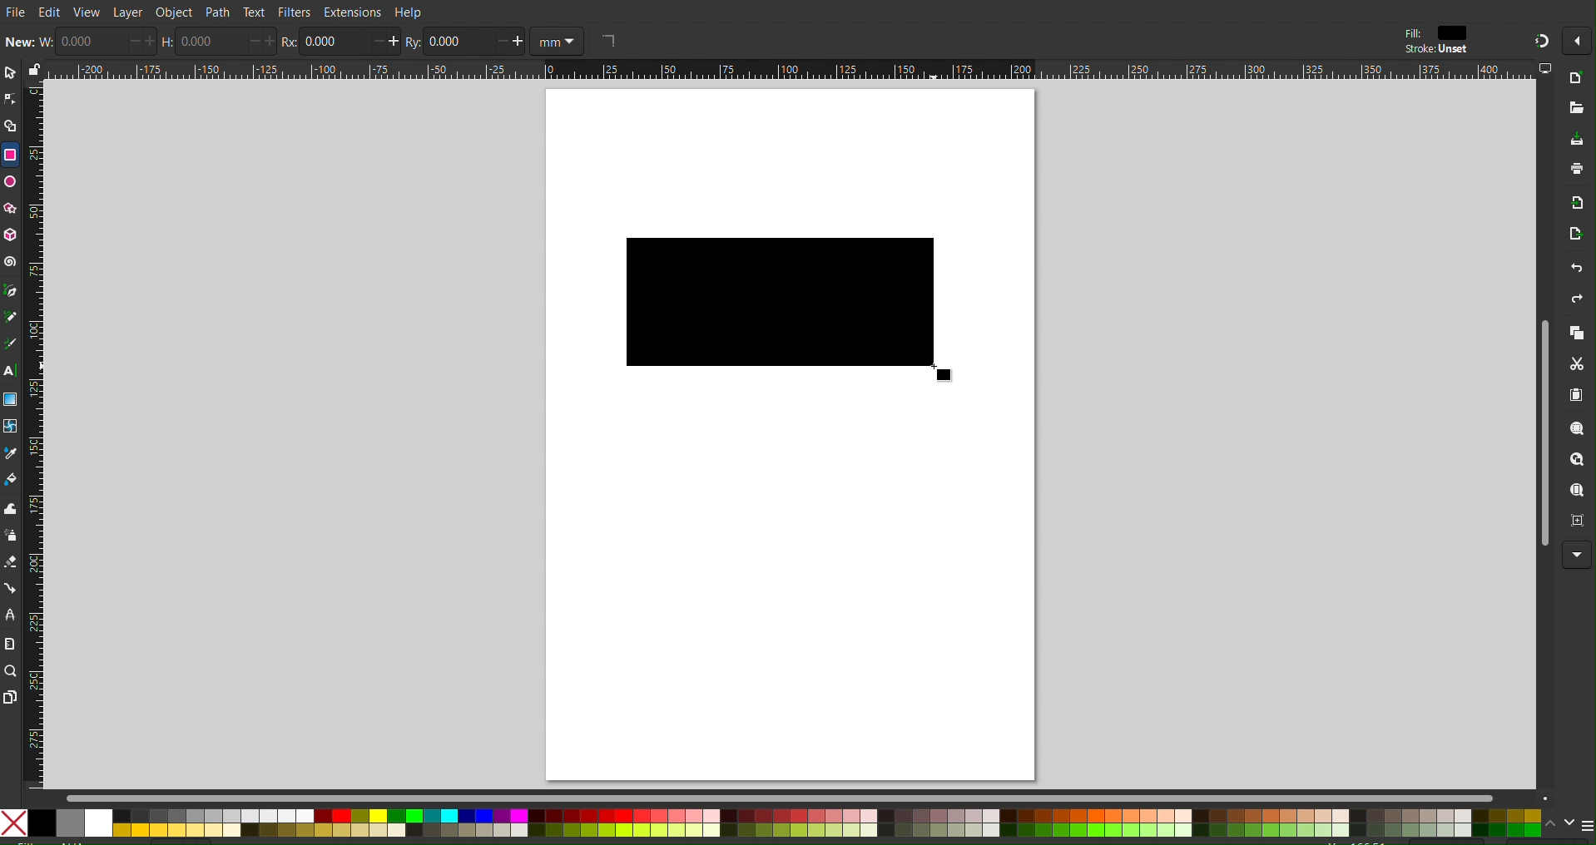  Describe the element at coordinates (1579, 432) in the screenshot. I see `Zoom Selection` at that location.